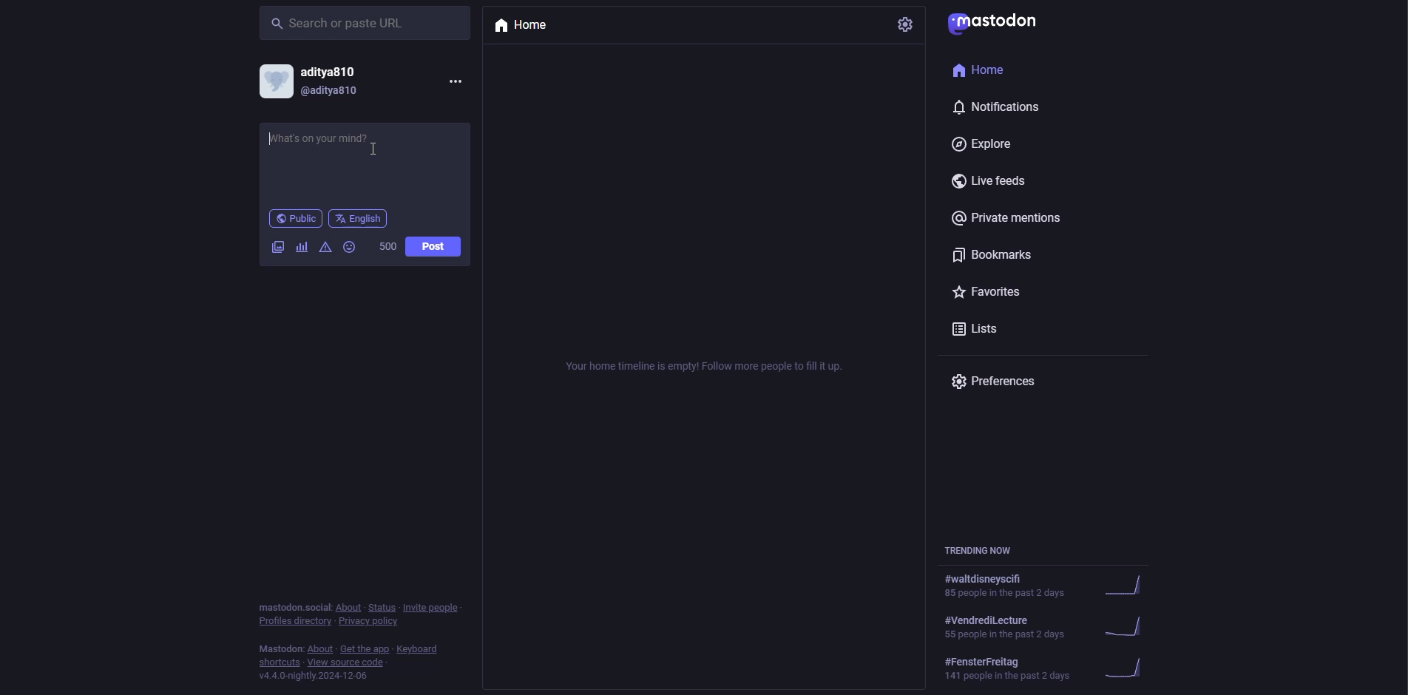  Describe the element at coordinates (524, 28) in the screenshot. I see `home` at that location.